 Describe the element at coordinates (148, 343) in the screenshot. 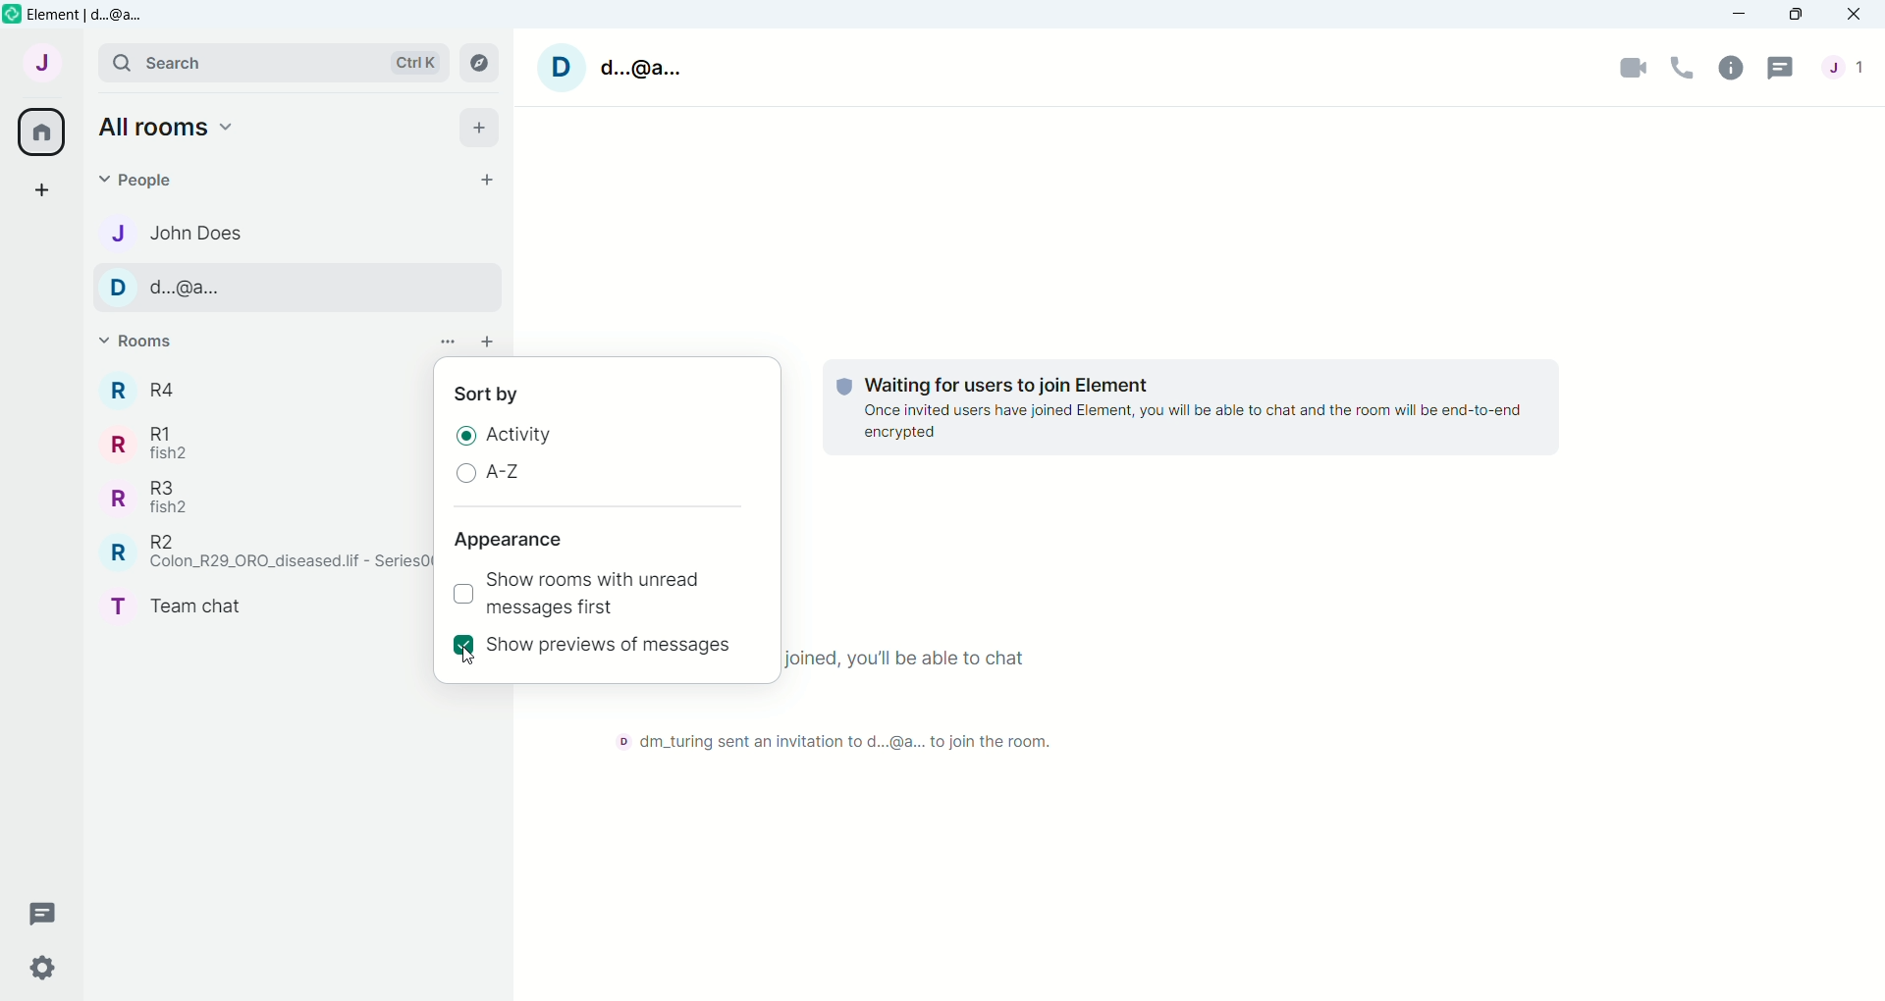

I see `Rooms` at that location.